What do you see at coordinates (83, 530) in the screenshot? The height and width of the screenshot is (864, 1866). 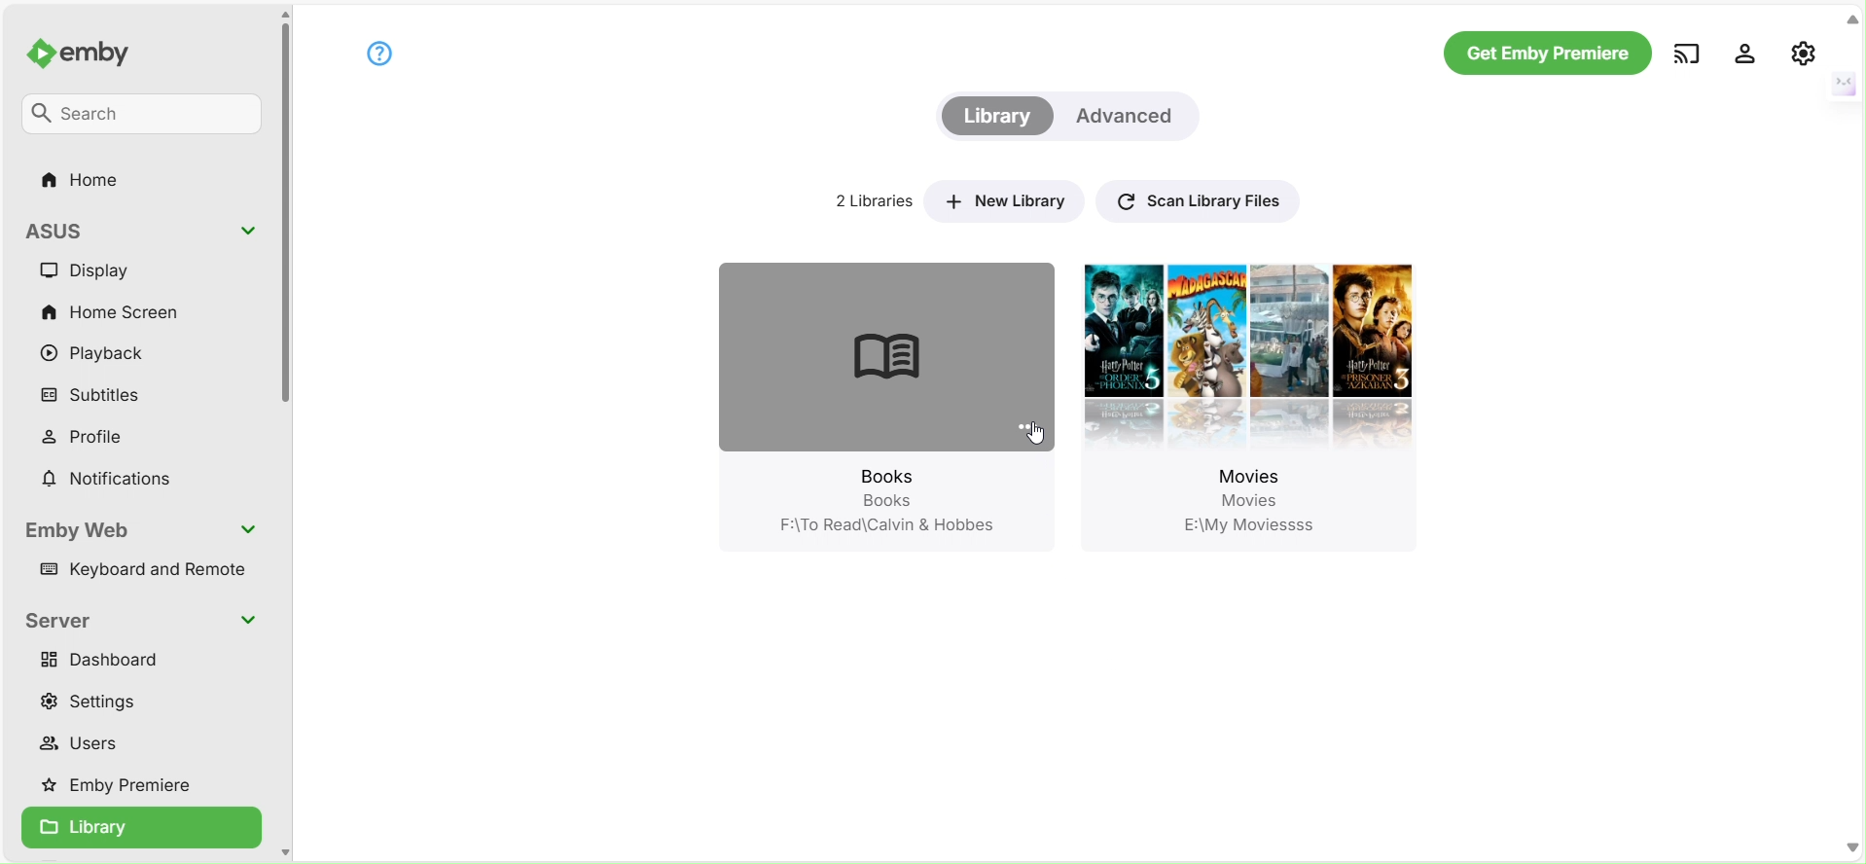 I see `Emby Web` at bounding box center [83, 530].